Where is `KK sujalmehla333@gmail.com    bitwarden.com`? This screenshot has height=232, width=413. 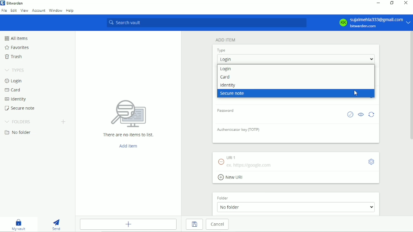 KK sujalmehla333@gmail.com    bitwarden.com is located at coordinates (374, 23).